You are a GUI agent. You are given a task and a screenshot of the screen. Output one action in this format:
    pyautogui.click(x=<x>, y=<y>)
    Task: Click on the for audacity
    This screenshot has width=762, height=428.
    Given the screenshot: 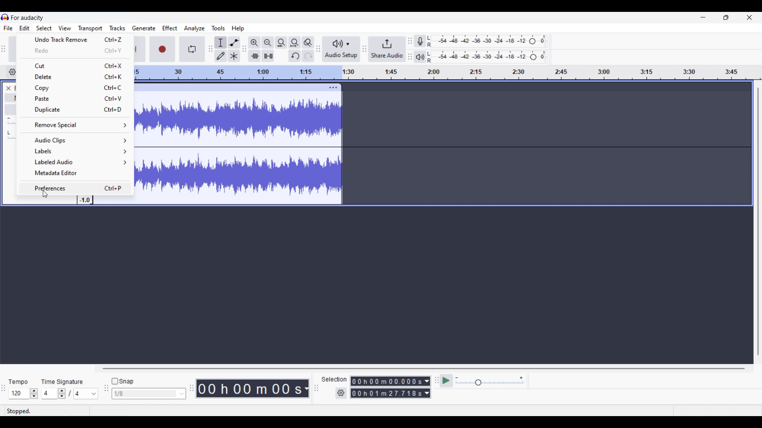 What is the action you would take?
    pyautogui.click(x=27, y=18)
    